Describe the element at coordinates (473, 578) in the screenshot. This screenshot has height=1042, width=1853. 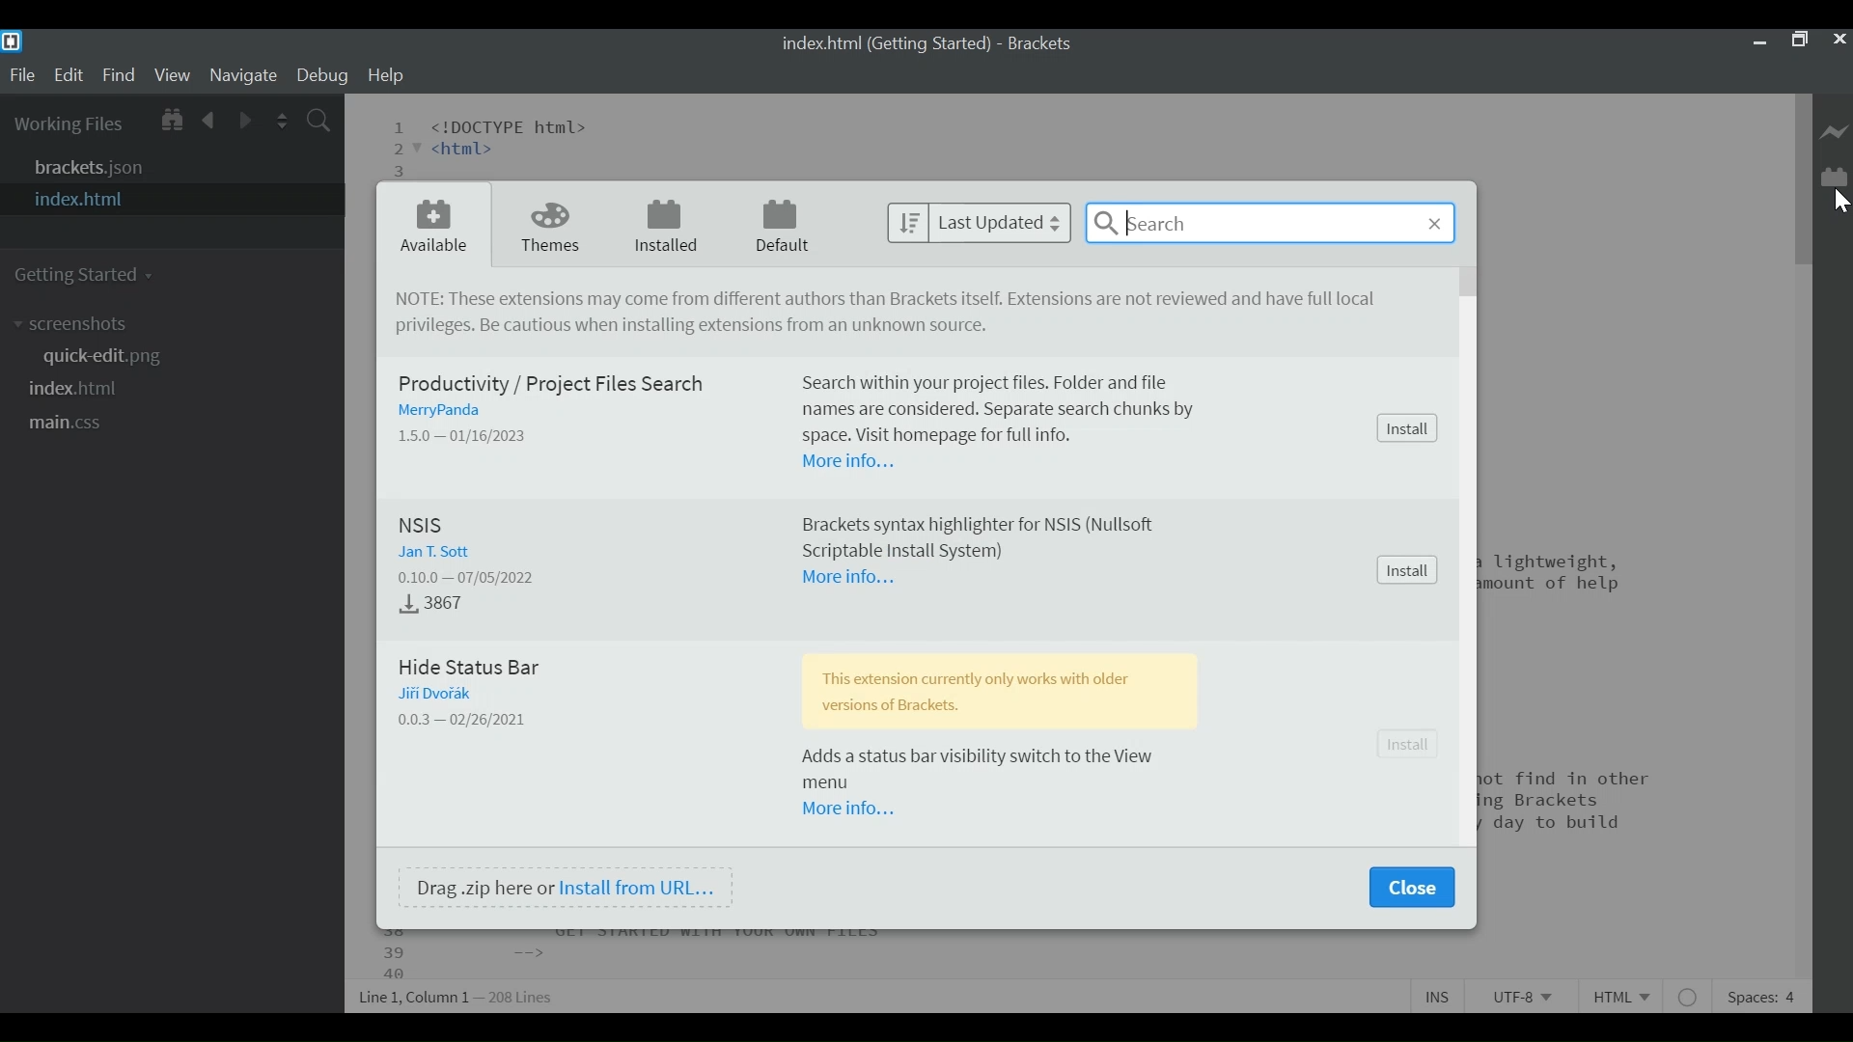
I see `Version - Release Dtae` at that location.